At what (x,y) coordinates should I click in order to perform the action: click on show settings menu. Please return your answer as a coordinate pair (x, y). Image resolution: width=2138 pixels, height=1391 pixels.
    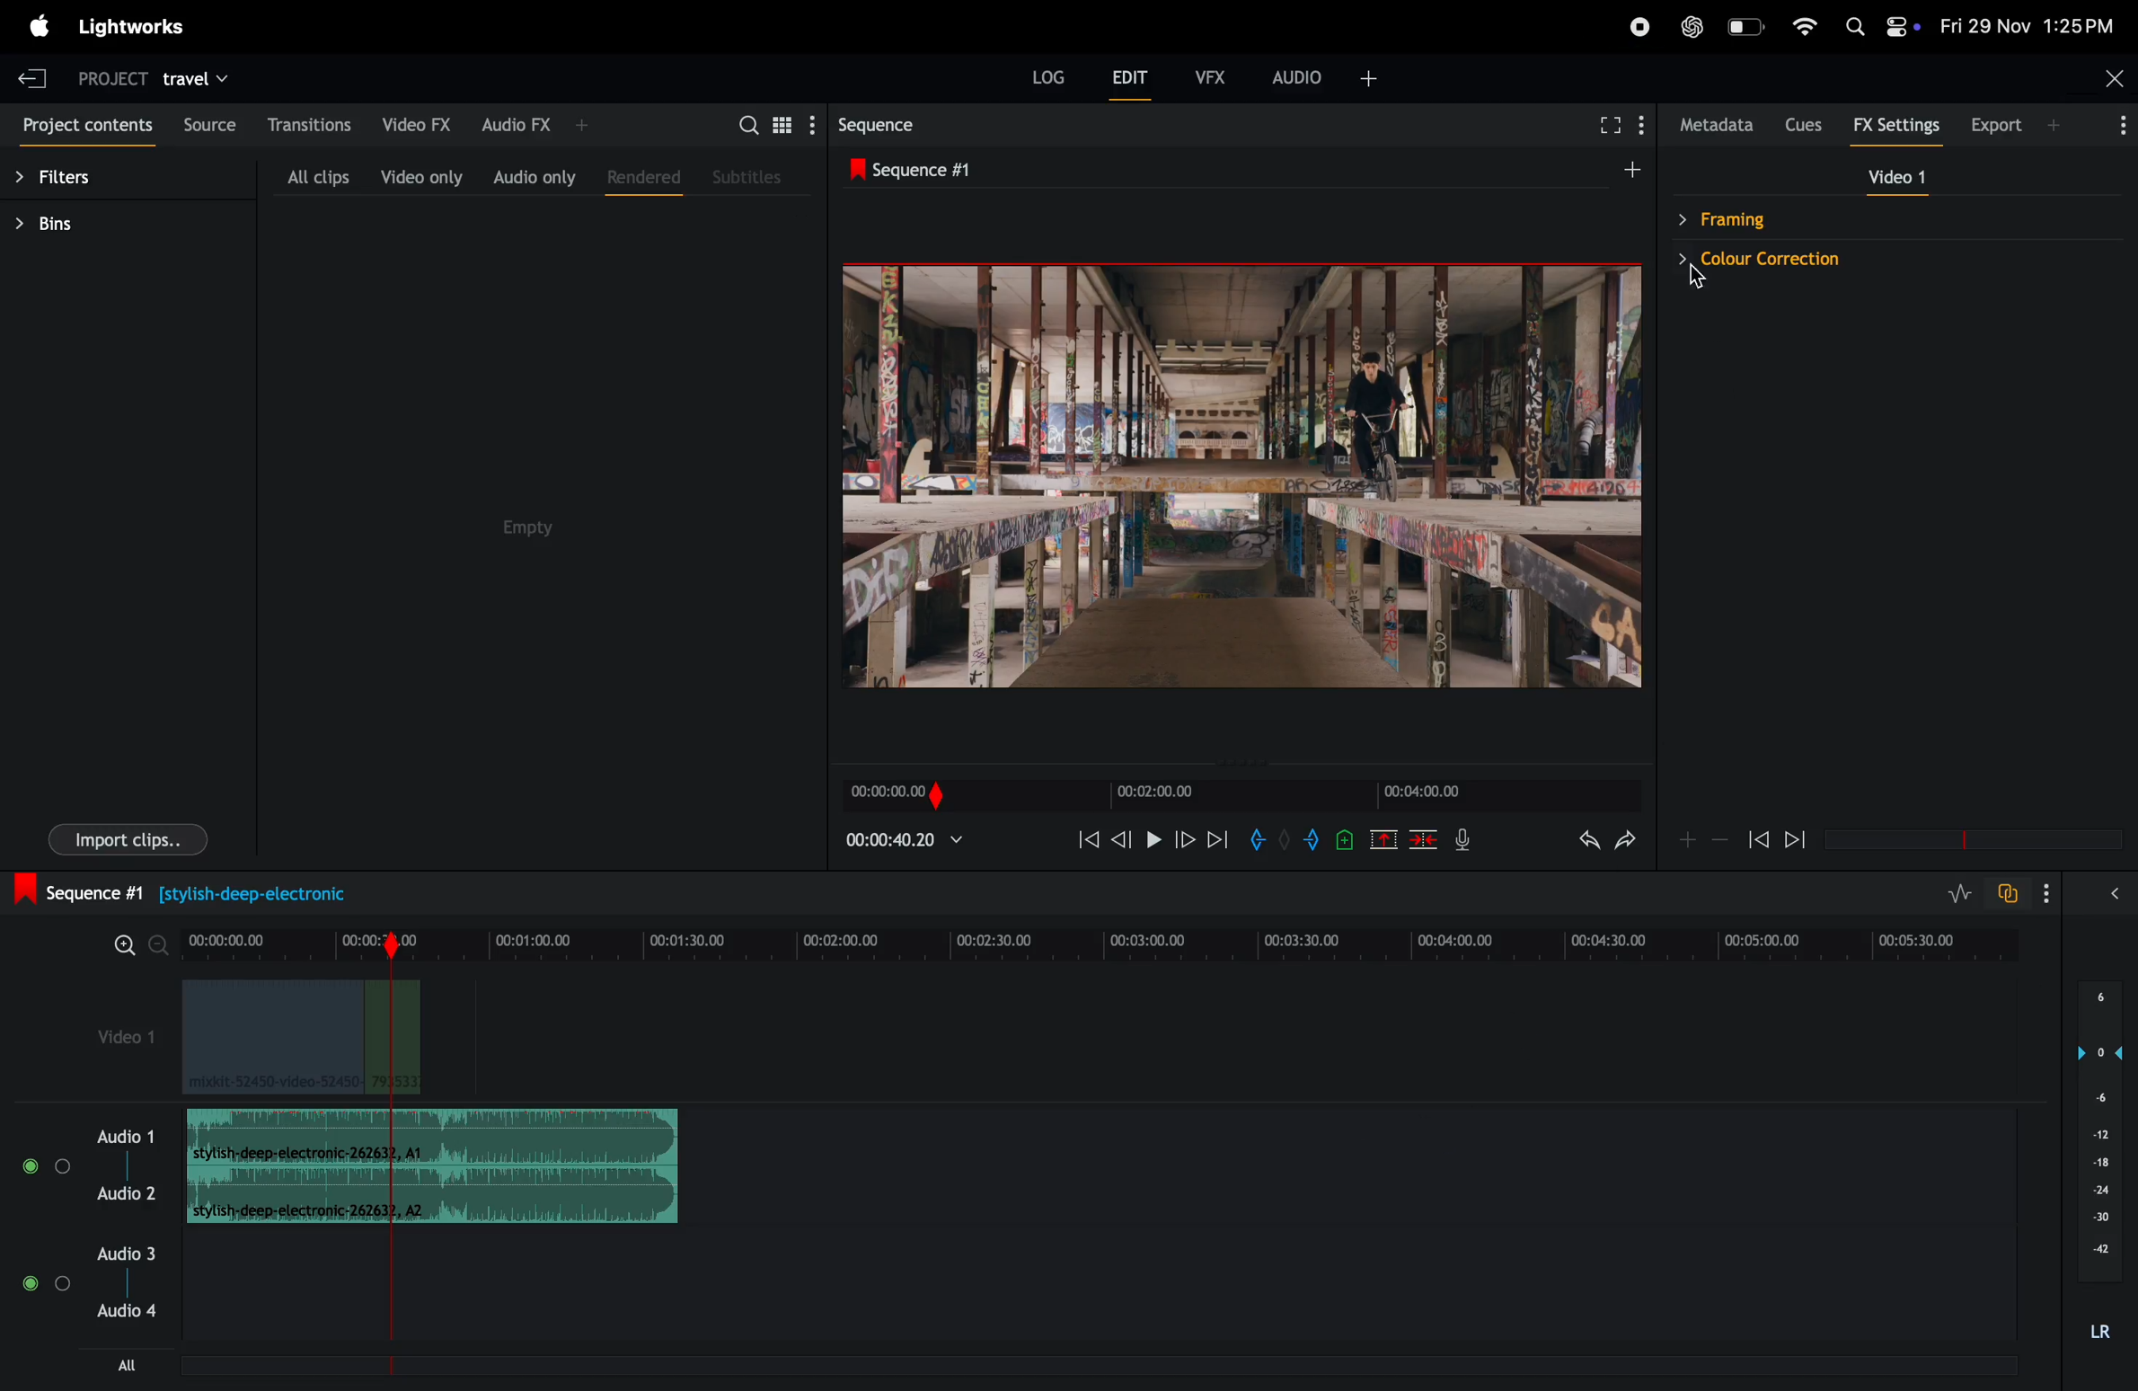
    Looking at the image, I should click on (818, 123).